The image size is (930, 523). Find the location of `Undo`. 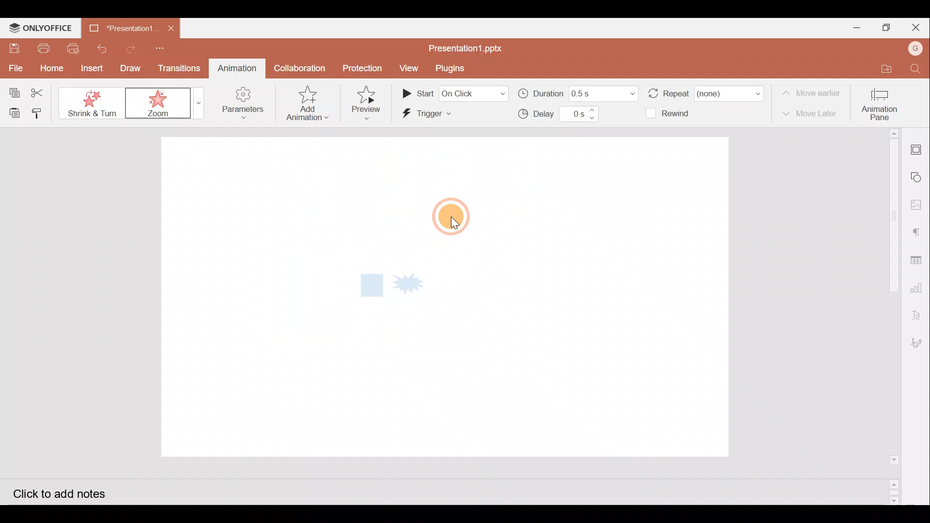

Undo is located at coordinates (101, 47).